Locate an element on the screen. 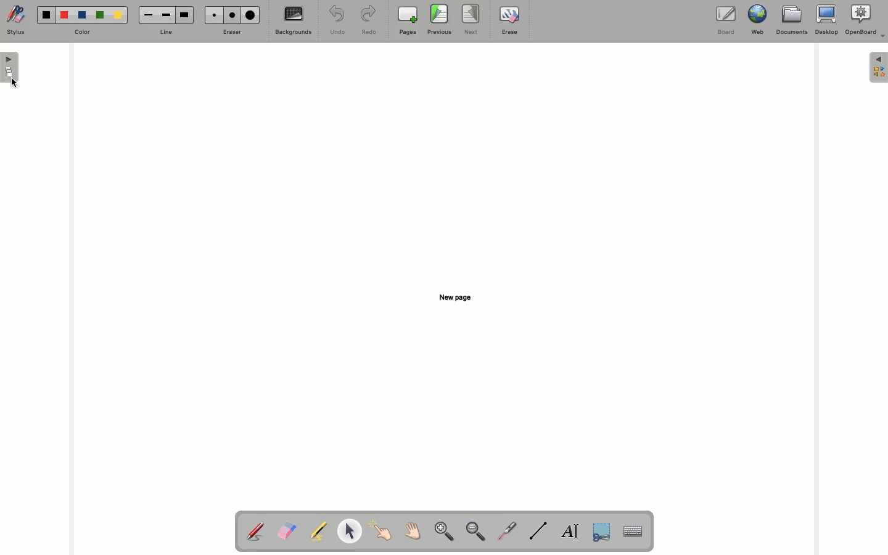 The image size is (888, 555). Color 1 is located at coordinates (46, 15).